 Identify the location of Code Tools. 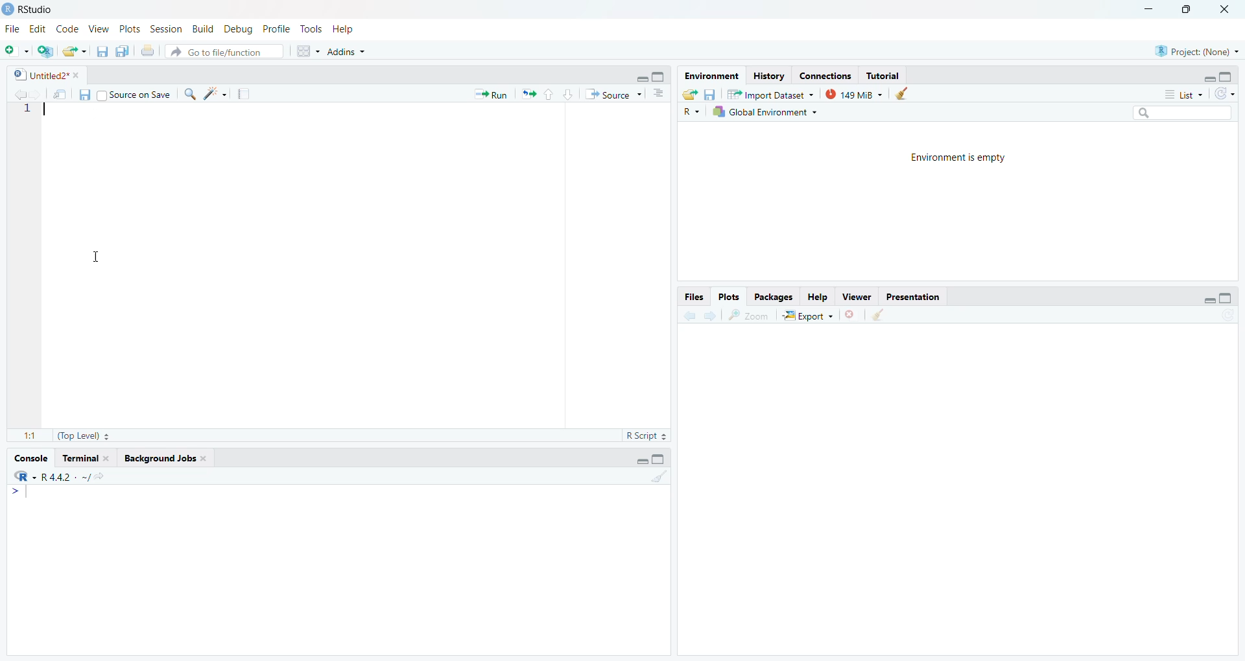
(218, 93).